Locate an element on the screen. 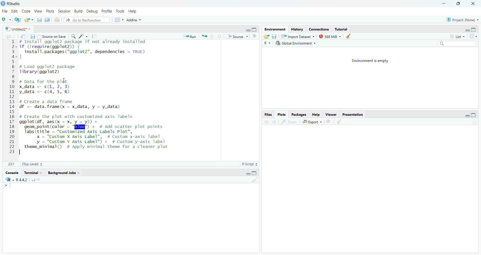 This screenshot has height=255, width=481. Global Environment ~ is located at coordinates (296, 43).